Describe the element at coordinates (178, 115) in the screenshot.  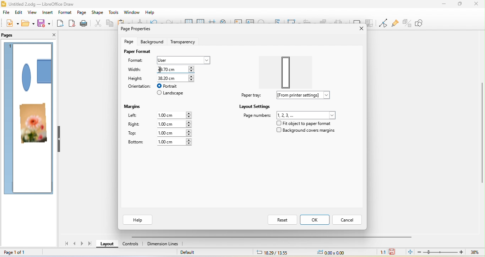
I see `1.00 cm` at that location.